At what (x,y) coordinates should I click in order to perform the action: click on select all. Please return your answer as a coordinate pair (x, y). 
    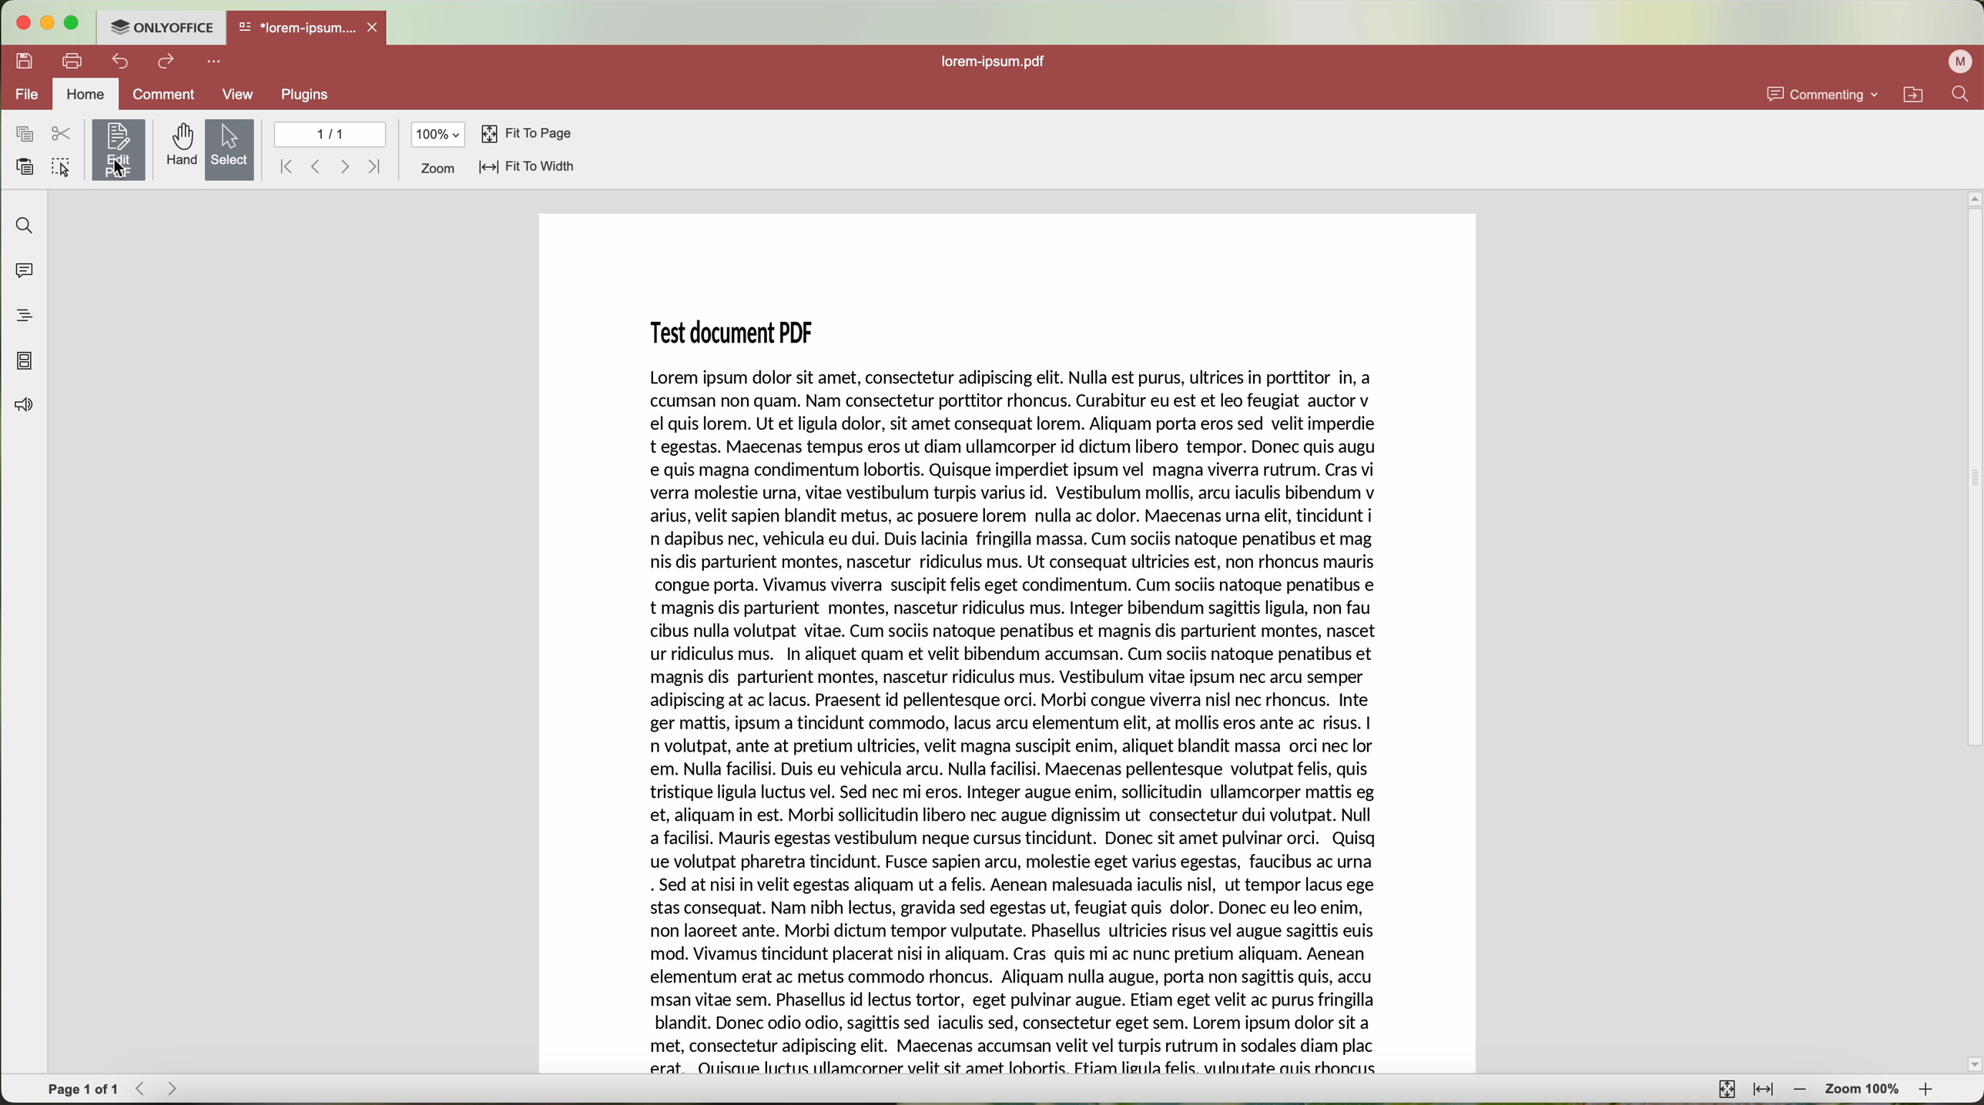
    Looking at the image, I should click on (62, 166).